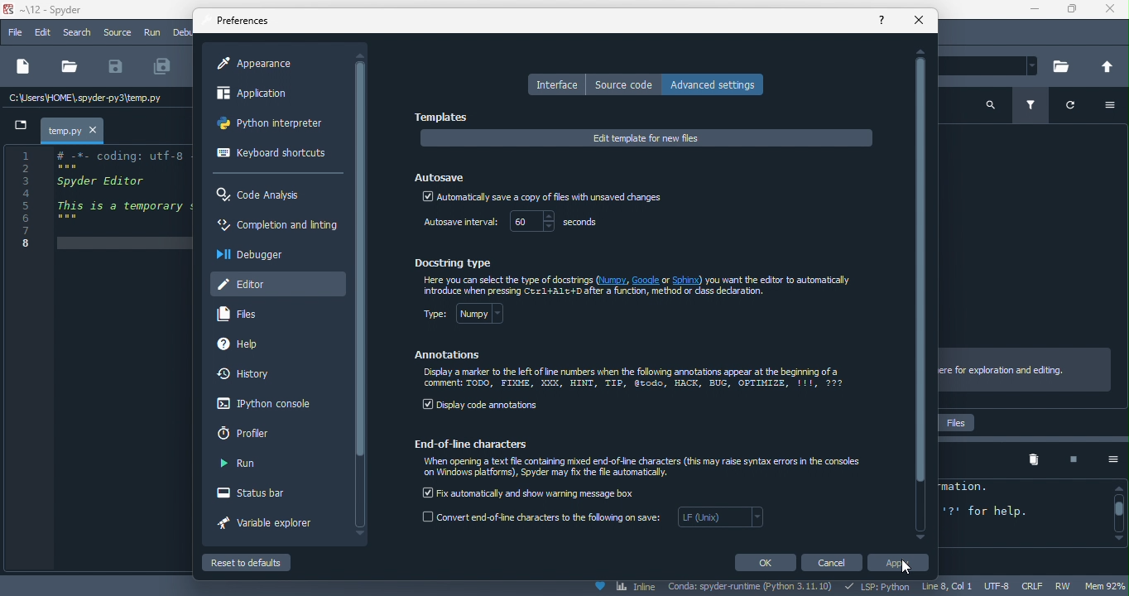 The height and width of the screenshot is (596, 1129). I want to click on ok, so click(764, 562).